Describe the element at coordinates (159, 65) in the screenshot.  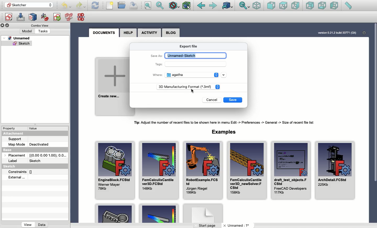
I see `Tags` at that location.